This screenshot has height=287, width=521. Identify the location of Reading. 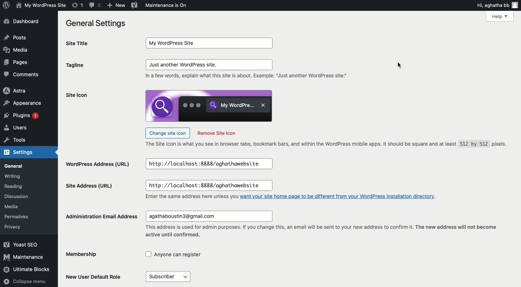
(16, 187).